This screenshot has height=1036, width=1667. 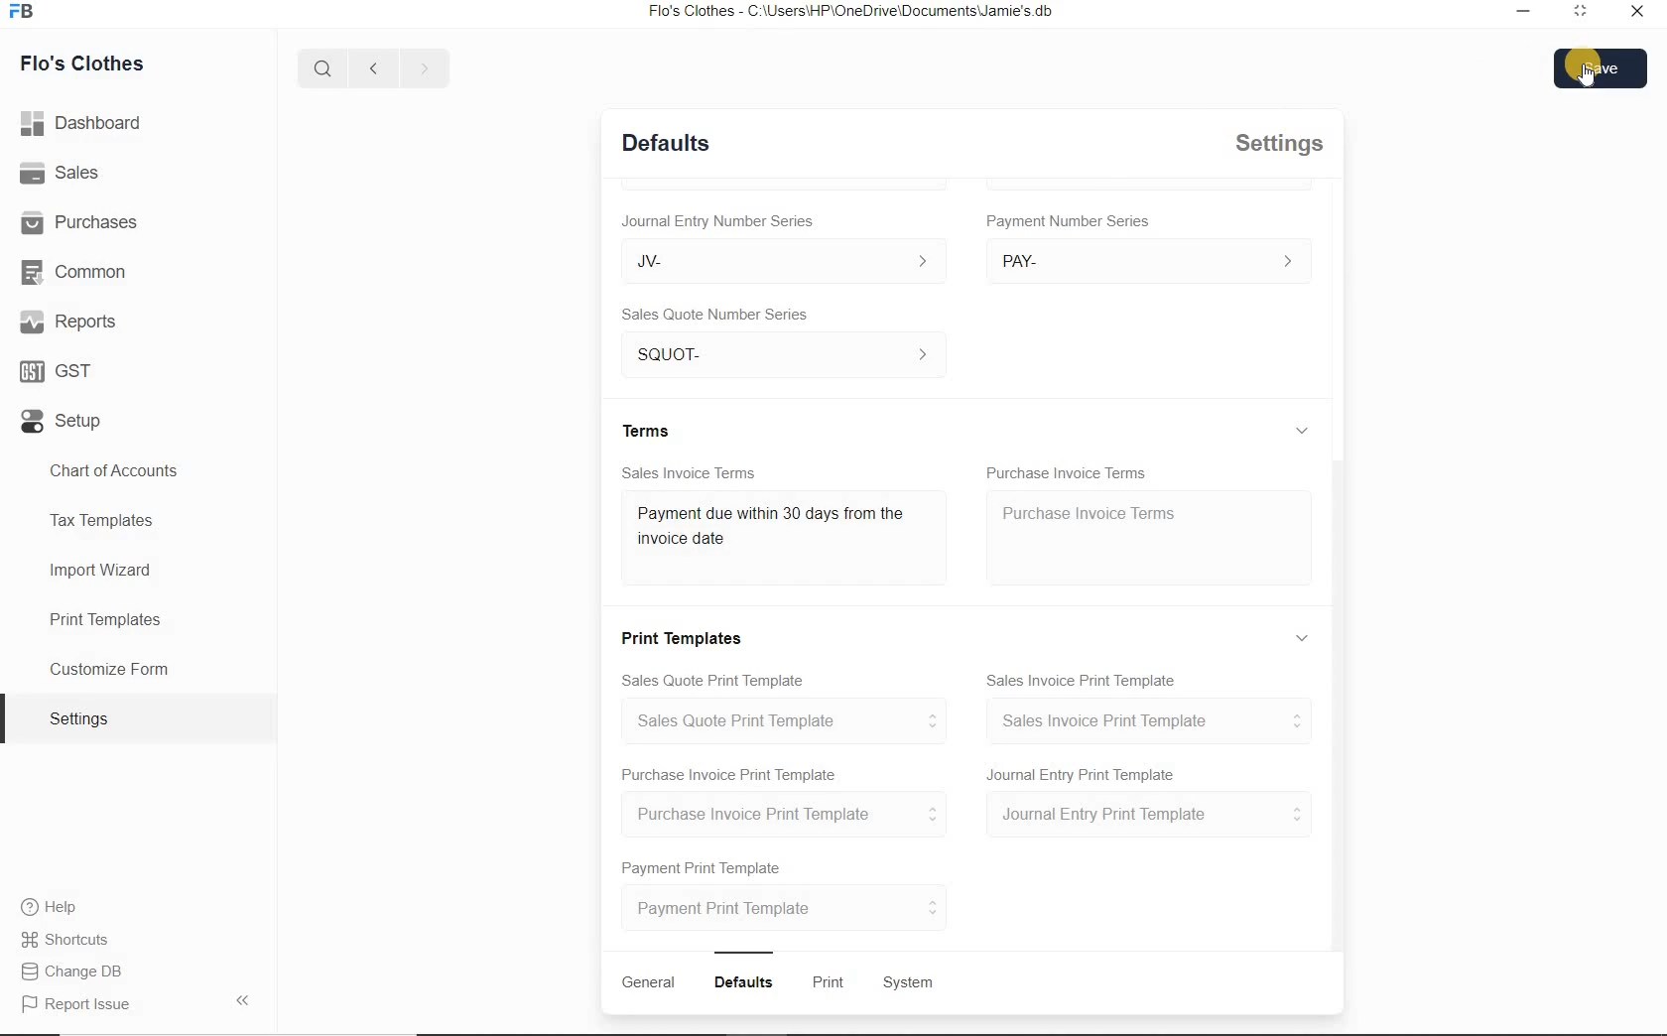 What do you see at coordinates (137, 1001) in the screenshot?
I see `Report Issue` at bounding box center [137, 1001].